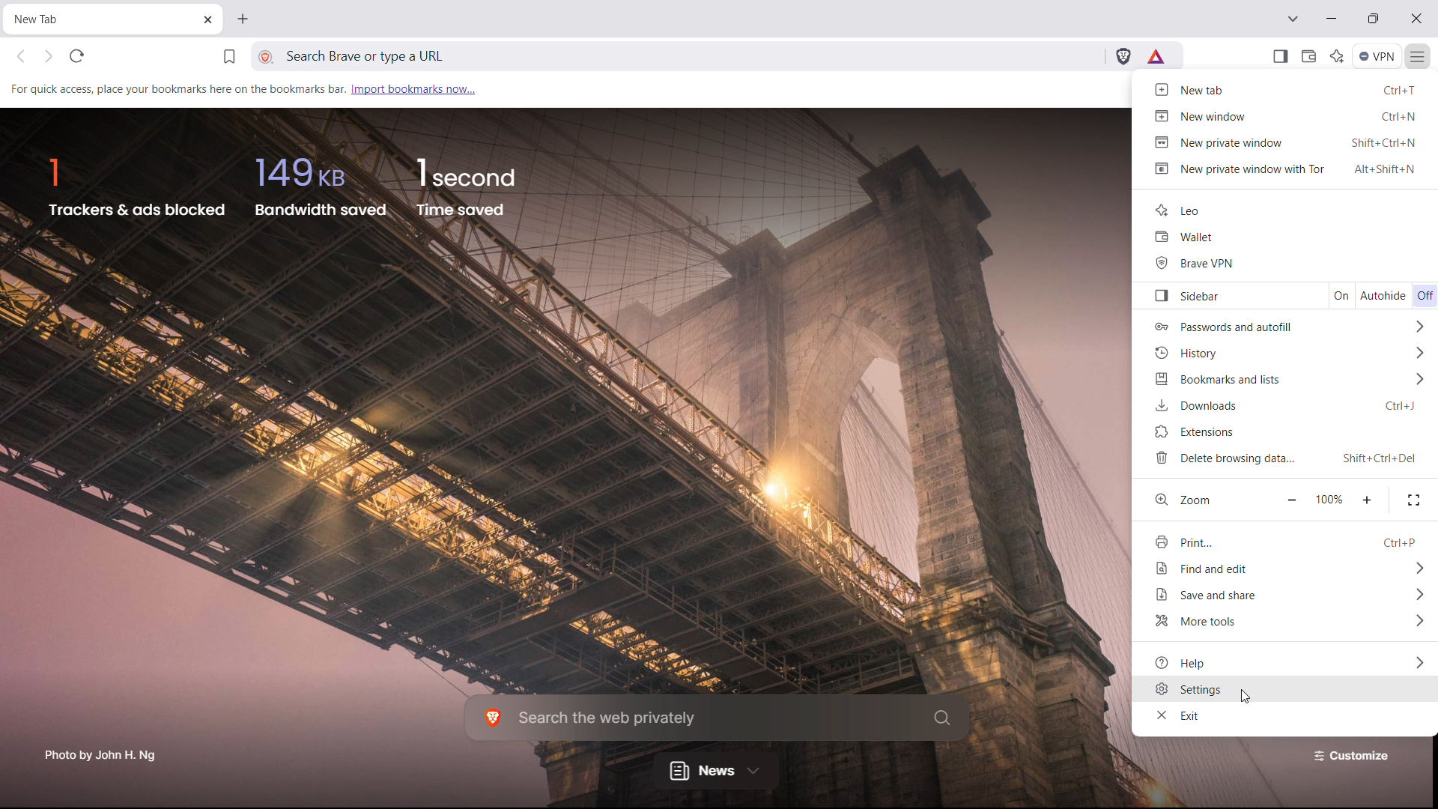 Image resolution: width=1438 pixels, height=809 pixels. What do you see at coordinates (1294, 498) in the screenshot?
I see `-` at bounding box center [1294, 498].